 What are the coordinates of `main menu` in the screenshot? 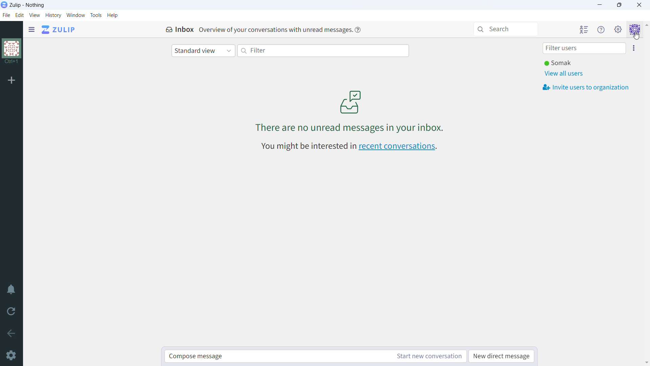 It's located at (619, 29).